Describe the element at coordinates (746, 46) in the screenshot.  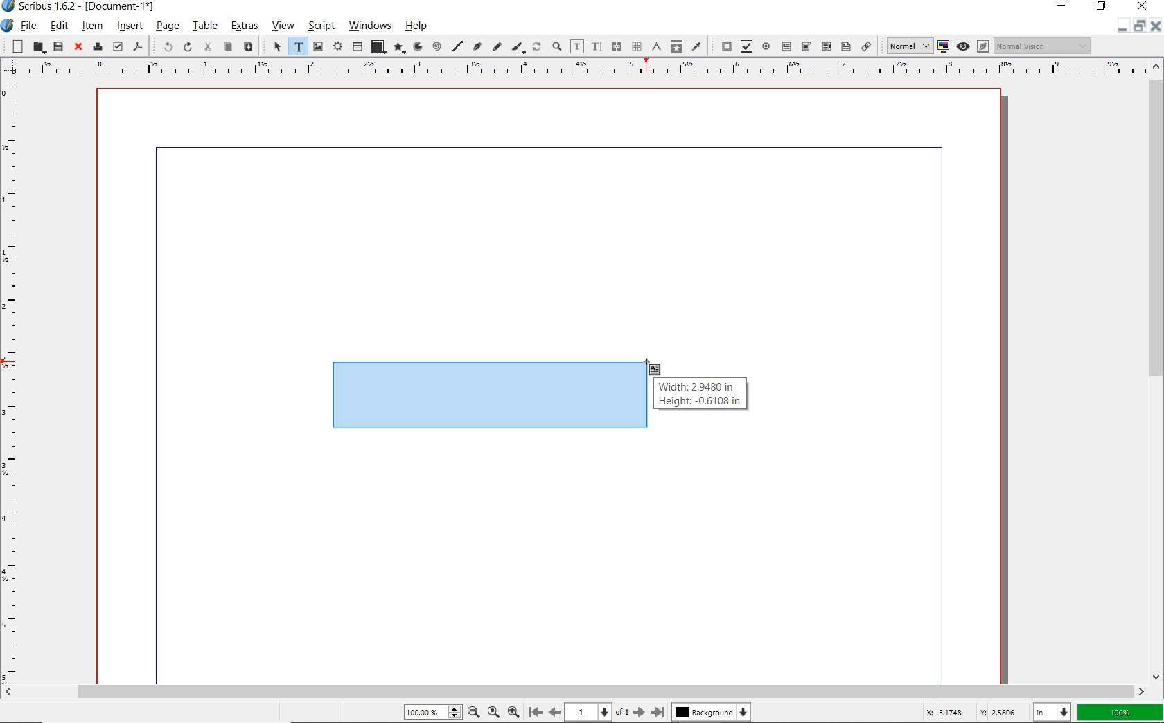
I see `pdf check box` at that location.